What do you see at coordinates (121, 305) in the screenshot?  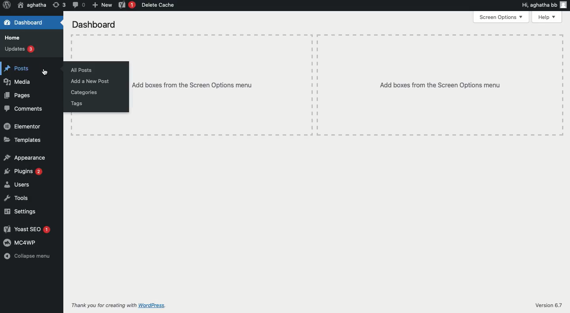 I see `Thank you for creating with wordpress` at bounding box center [121, 305].